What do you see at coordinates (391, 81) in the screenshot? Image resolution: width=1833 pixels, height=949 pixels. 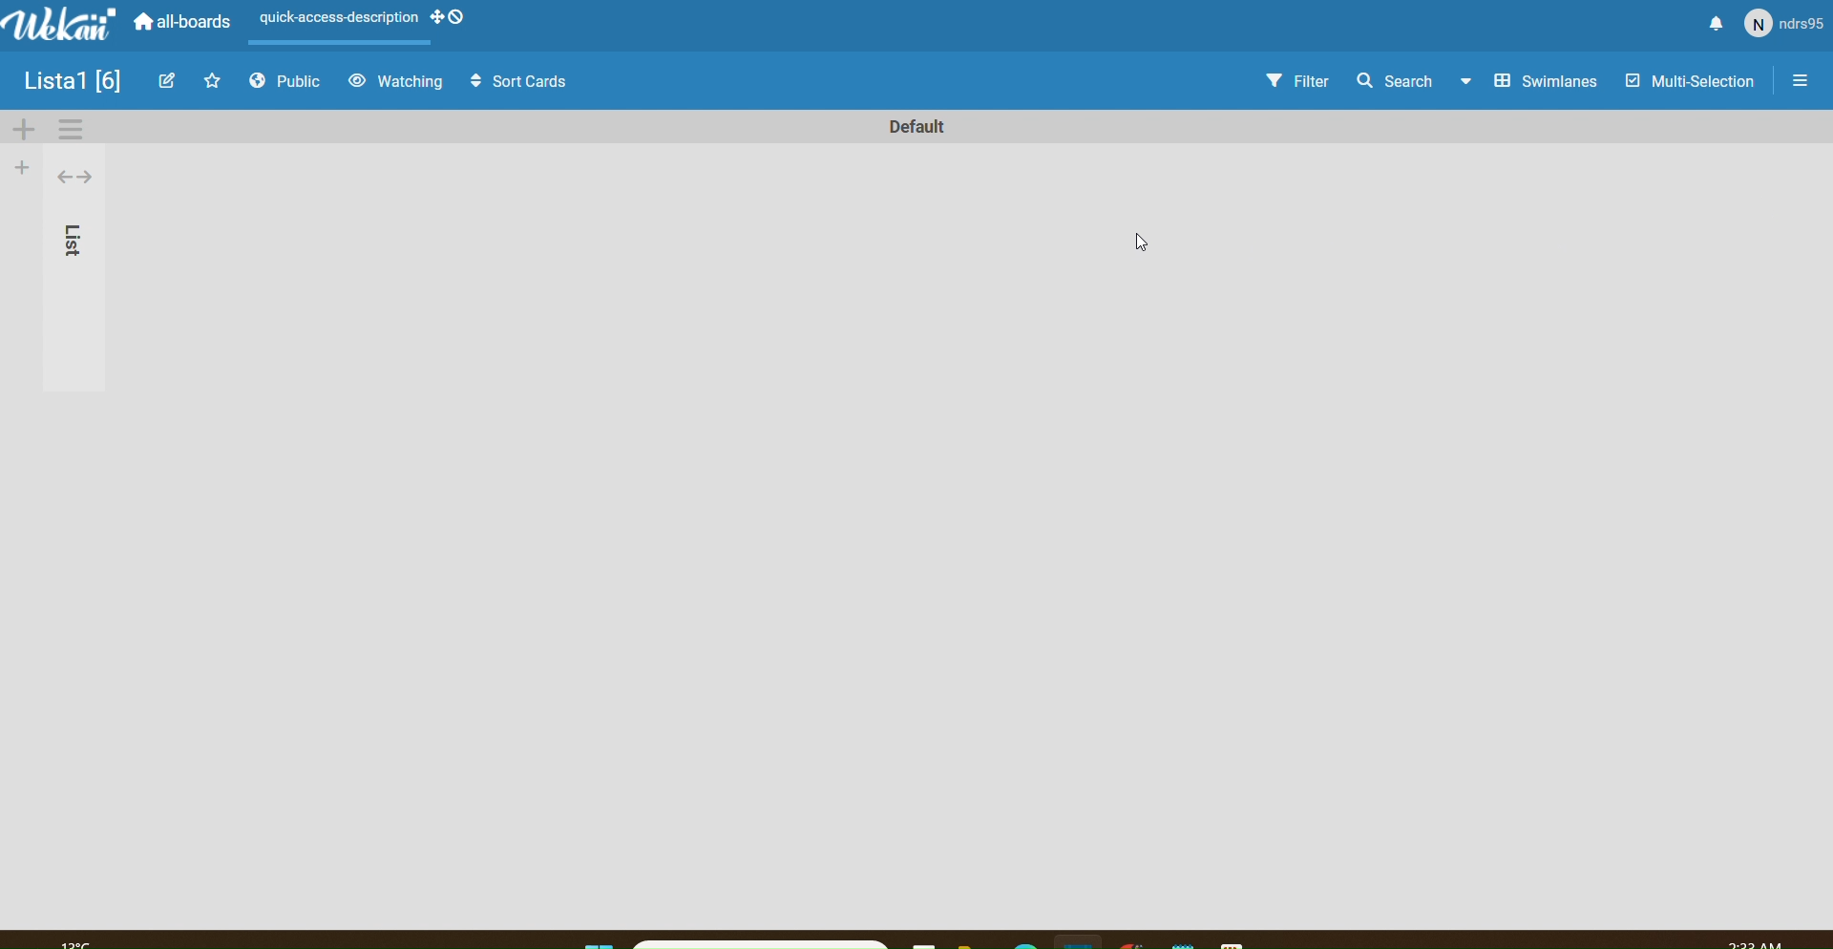 I see `Watching` at bounding box center [391, 81].